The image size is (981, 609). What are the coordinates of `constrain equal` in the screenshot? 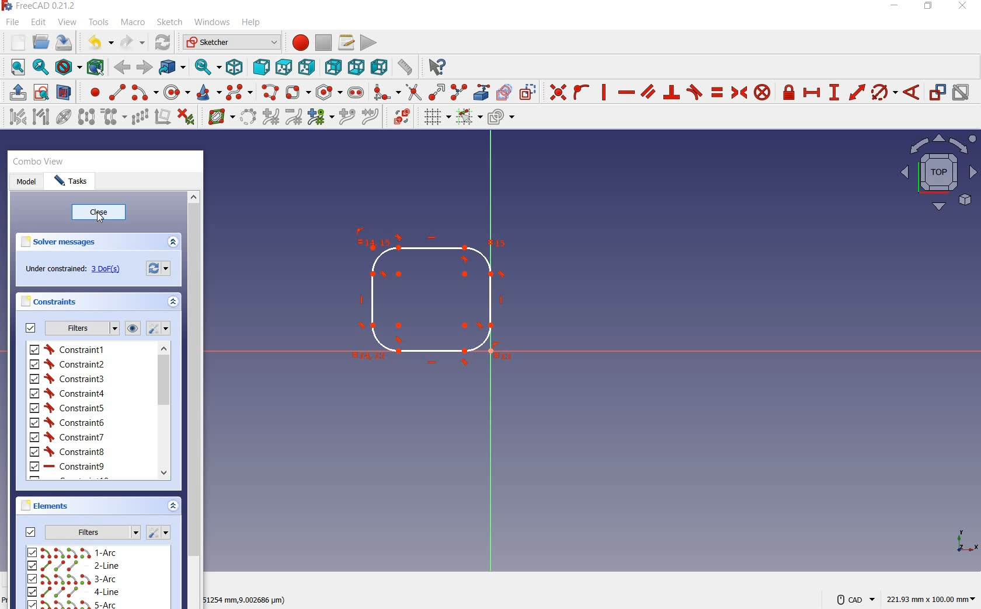 It's located at (716, 93).